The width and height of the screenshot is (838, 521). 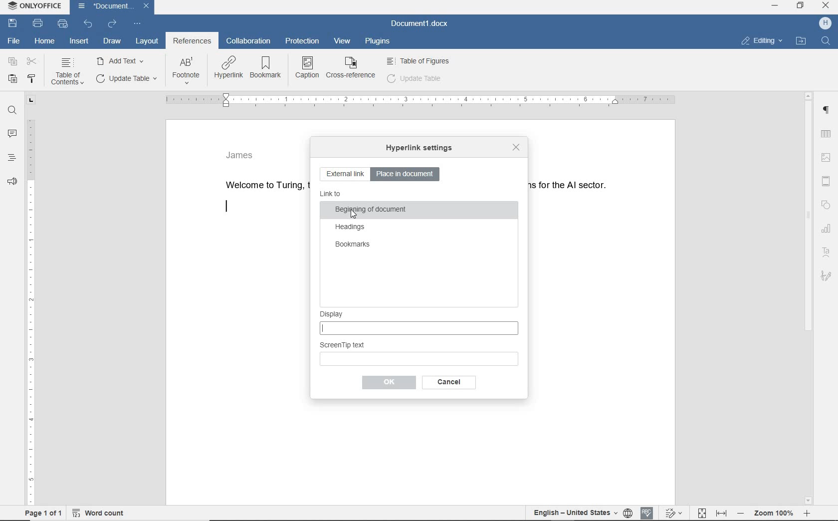 What do you see at coordinates (12, 78) in the screenshot?
I see `paste` at bounding box center [12, 78].